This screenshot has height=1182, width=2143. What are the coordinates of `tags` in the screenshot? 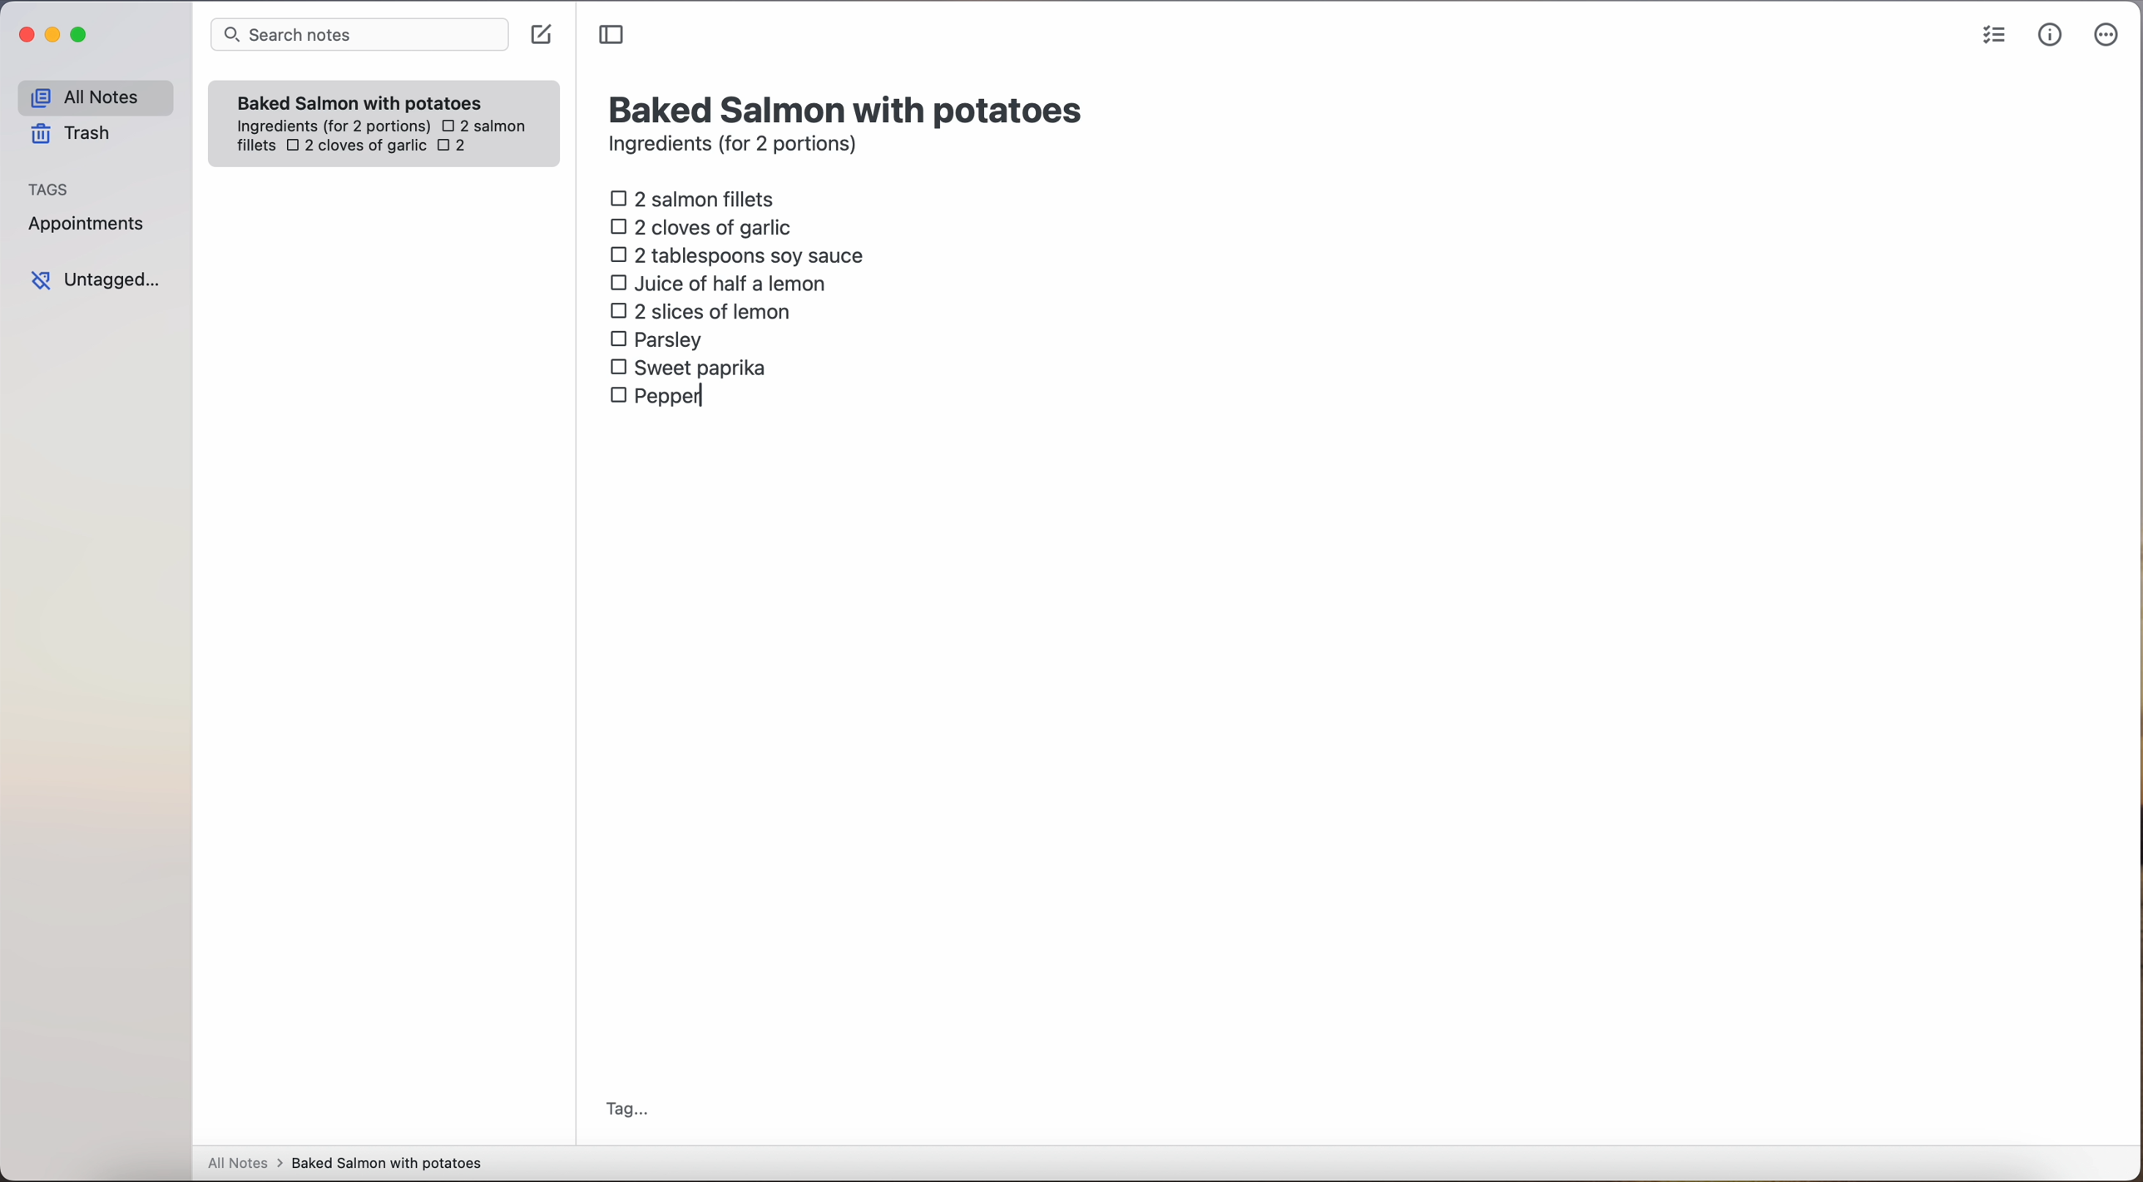 It's located at (49, 187).